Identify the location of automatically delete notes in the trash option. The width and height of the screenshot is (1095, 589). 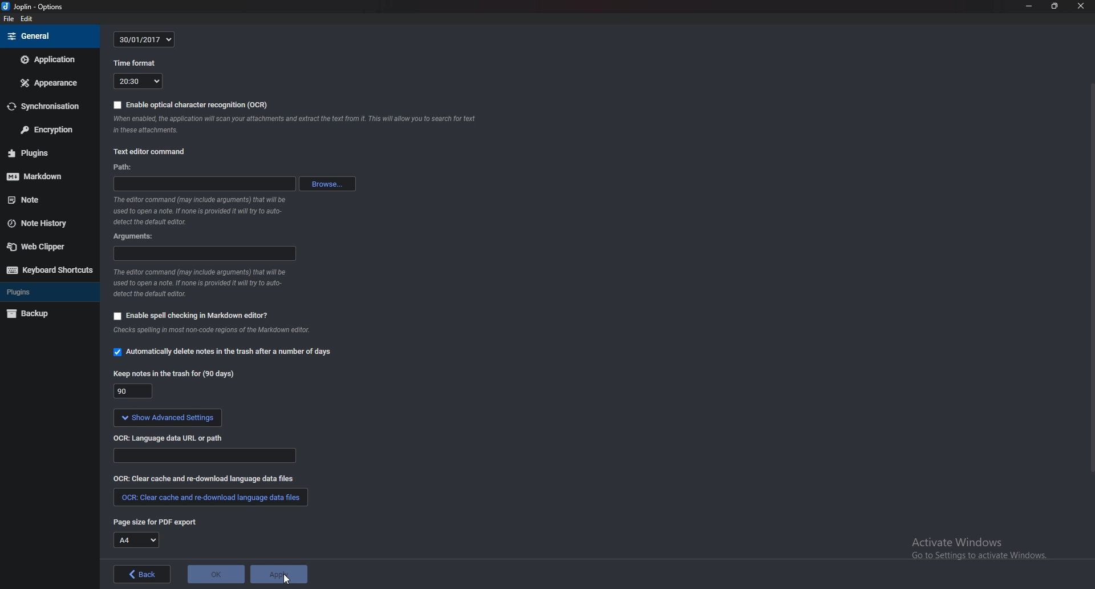
(223, 351).